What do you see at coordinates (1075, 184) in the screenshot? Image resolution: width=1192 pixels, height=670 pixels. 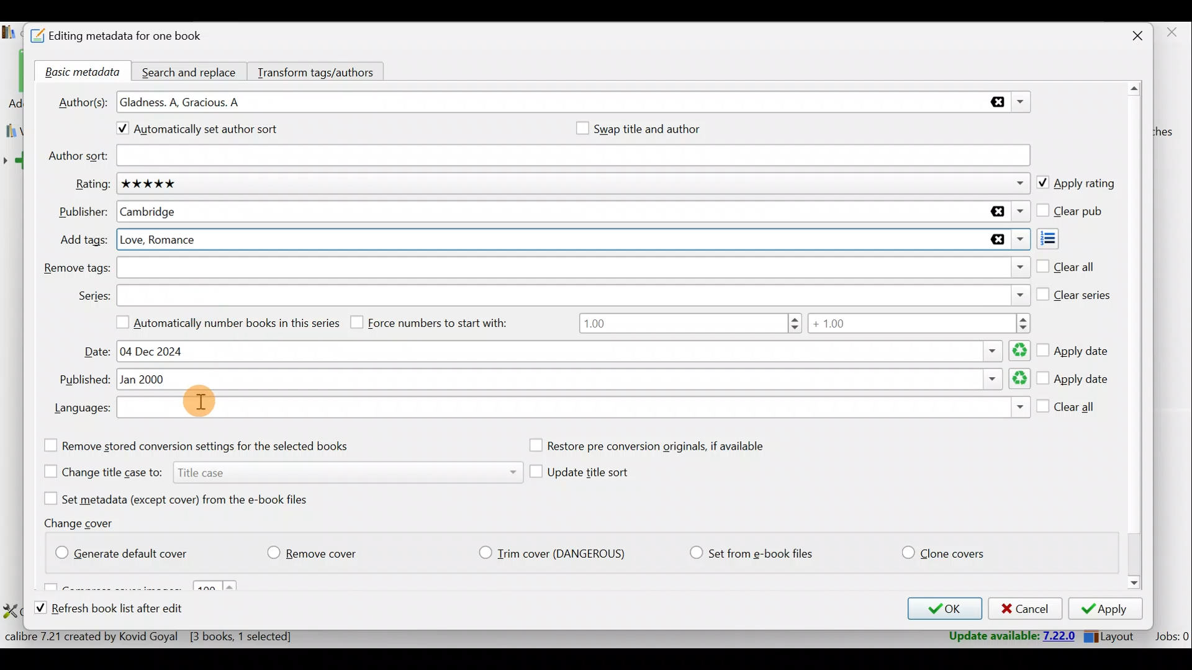 I see `Apply rating` at bounding box center [1075, 184].